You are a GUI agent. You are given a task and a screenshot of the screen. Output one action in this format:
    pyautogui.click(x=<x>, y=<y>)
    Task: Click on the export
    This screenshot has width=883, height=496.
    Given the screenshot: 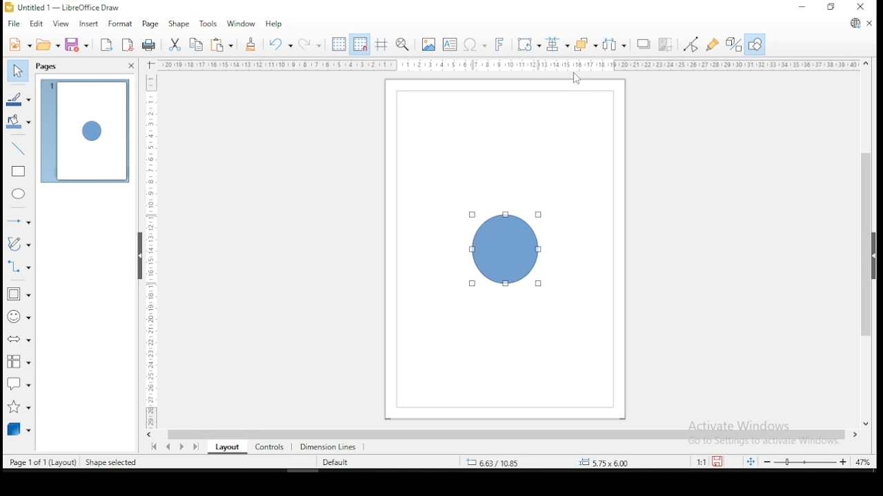 What is the action you would take?
    pyautogui.click(x=105, y=45)
    